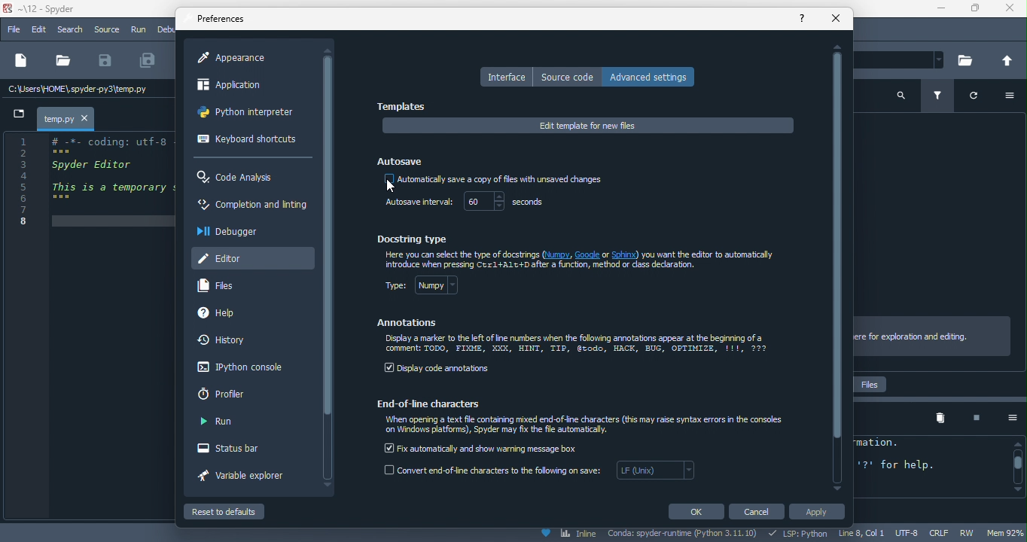 The width and height of the screenshot is (1027, 542). What do you see at coordinates (227, 341) in the screenshot?
I see `history` at bounding box center [227, 341].